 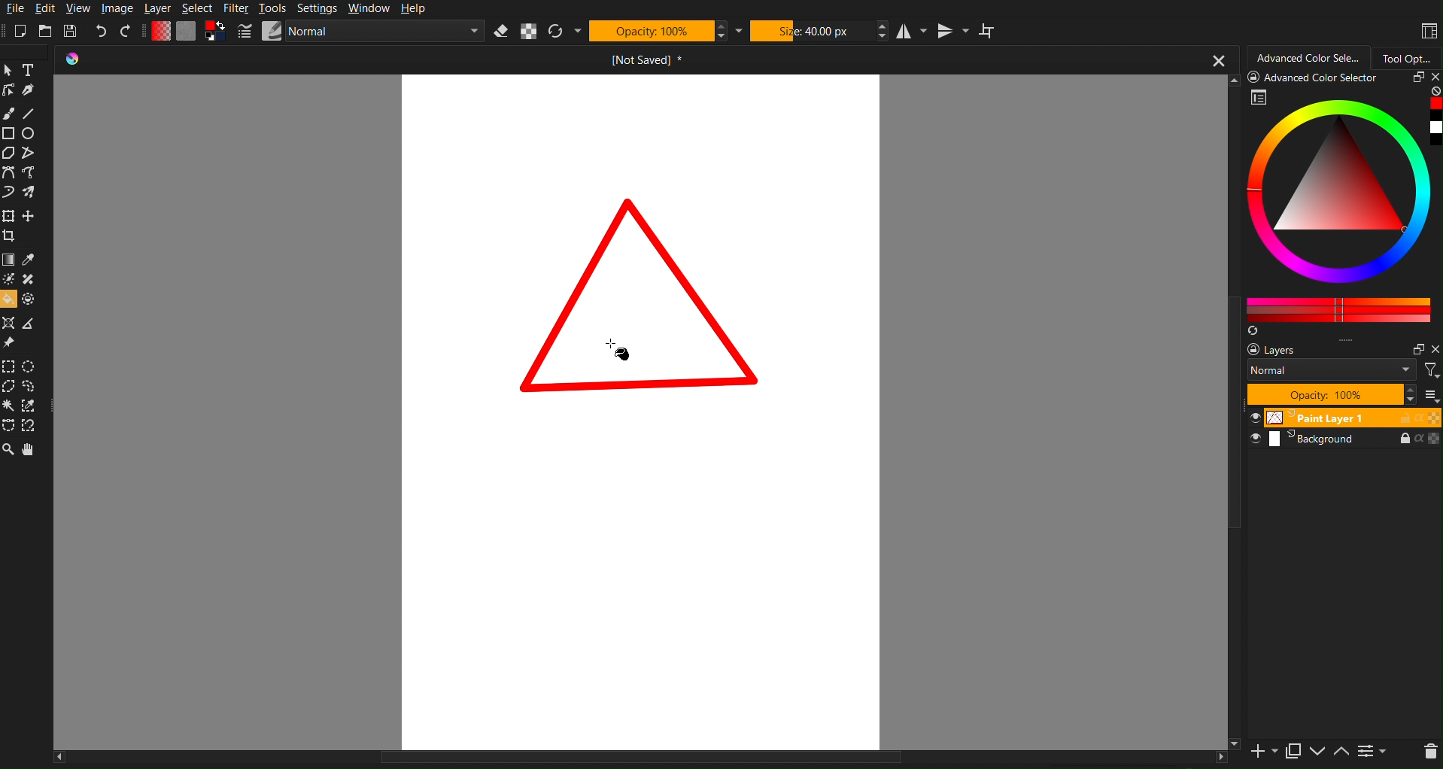 I want to click on Advanced Color Selector, so click(x=1317, y=80).